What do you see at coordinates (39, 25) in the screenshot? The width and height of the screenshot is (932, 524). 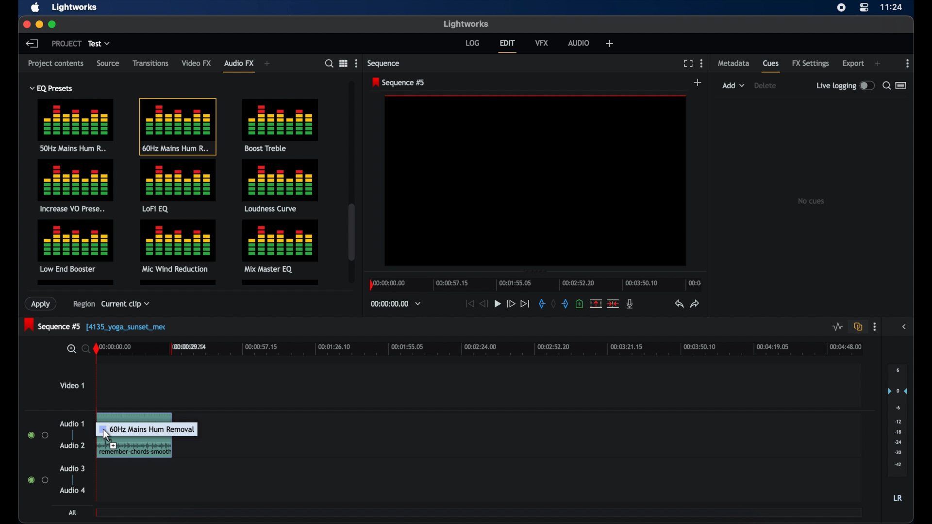 I see `minimize` at bounding box center [39, 25].